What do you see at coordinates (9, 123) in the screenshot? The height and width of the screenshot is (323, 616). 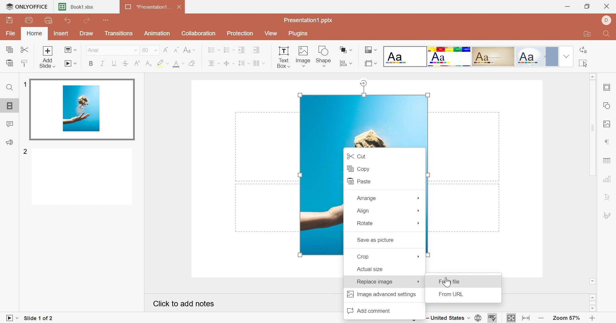 I see `Comments` at bounding box center [9, 123].